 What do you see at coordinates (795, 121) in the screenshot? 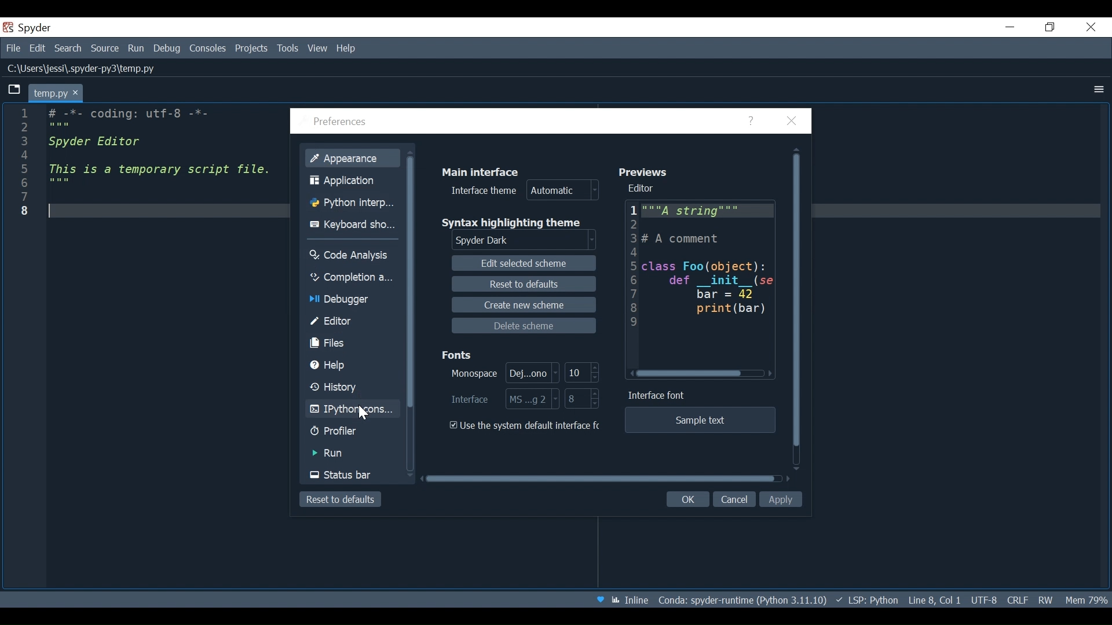
I see `Close` at bounding box center [795, 121].